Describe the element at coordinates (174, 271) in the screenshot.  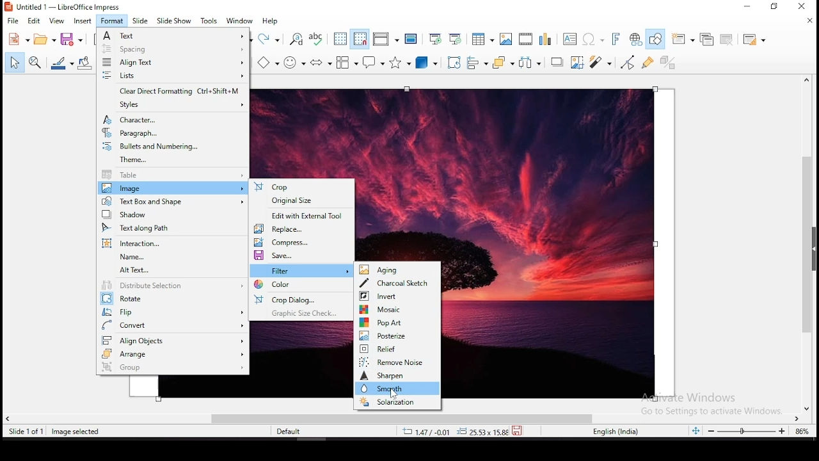
I see `alt text` at that location.